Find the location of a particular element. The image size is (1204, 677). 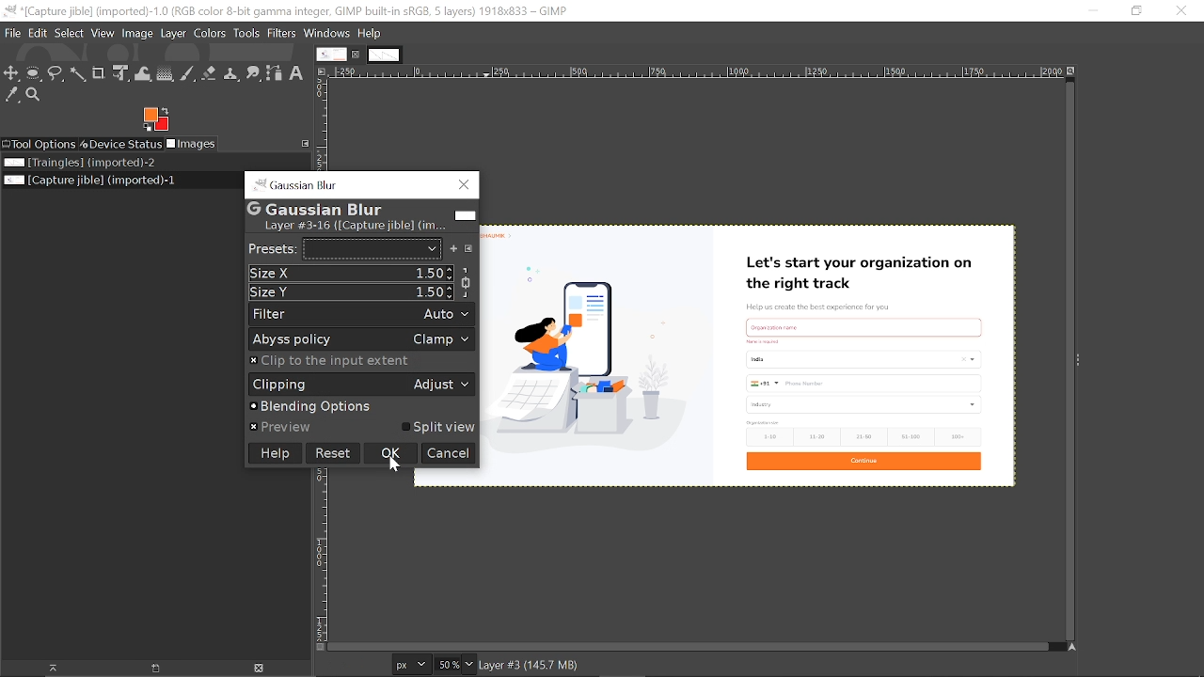

Minimize is located at coordinates (1093, 11).